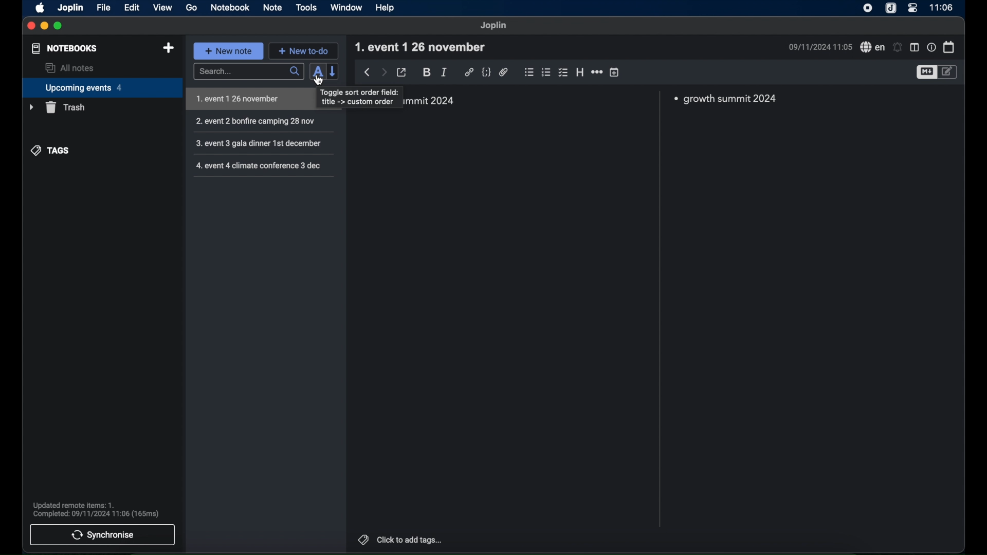  What do you see at coordinates (334, 71) in the screenshot?
I see `reverse sort order` at bounding box center [334, 71].